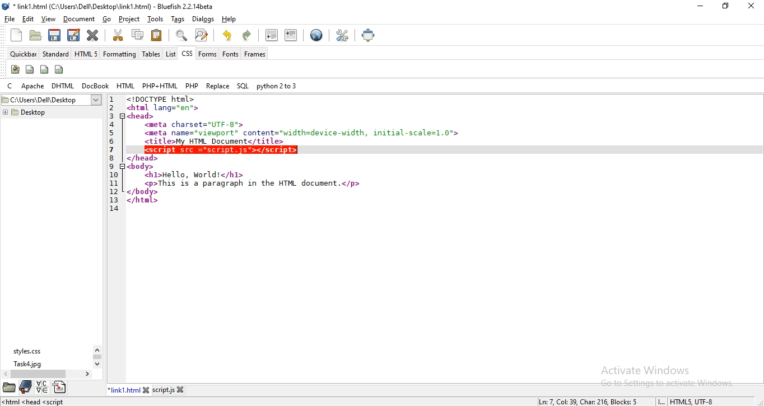  Describe the element at coordinates (27, 18) in the screenshot. I see `edit` at that location.